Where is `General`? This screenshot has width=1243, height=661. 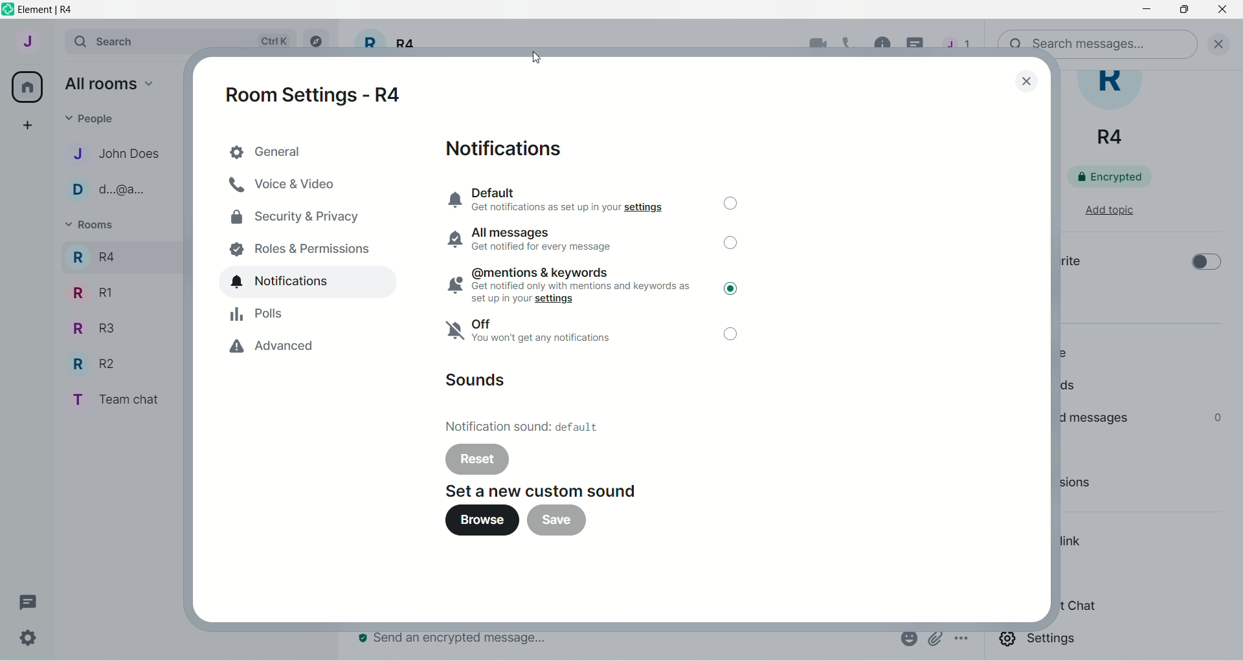
General is located at coordinates (306, 151).